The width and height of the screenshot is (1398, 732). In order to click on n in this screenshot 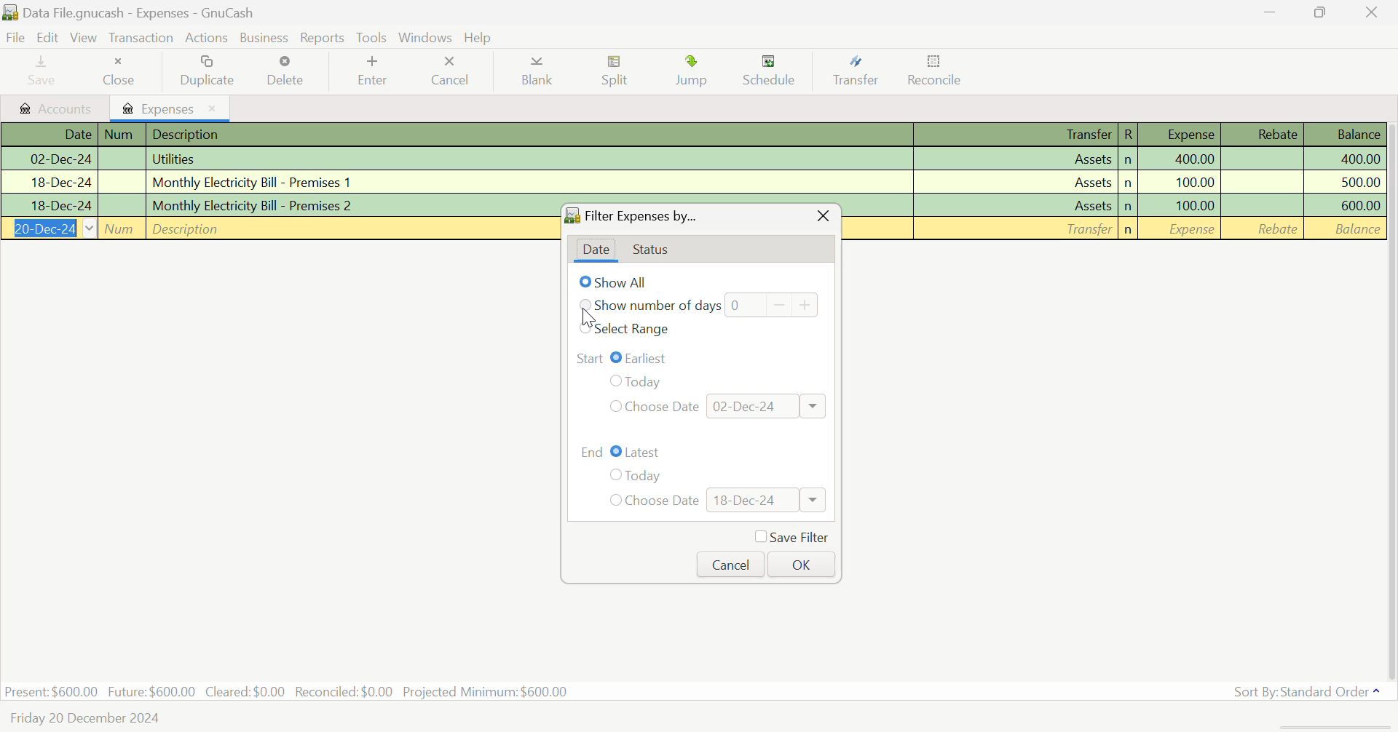, I will do `click(1129, 183)`.